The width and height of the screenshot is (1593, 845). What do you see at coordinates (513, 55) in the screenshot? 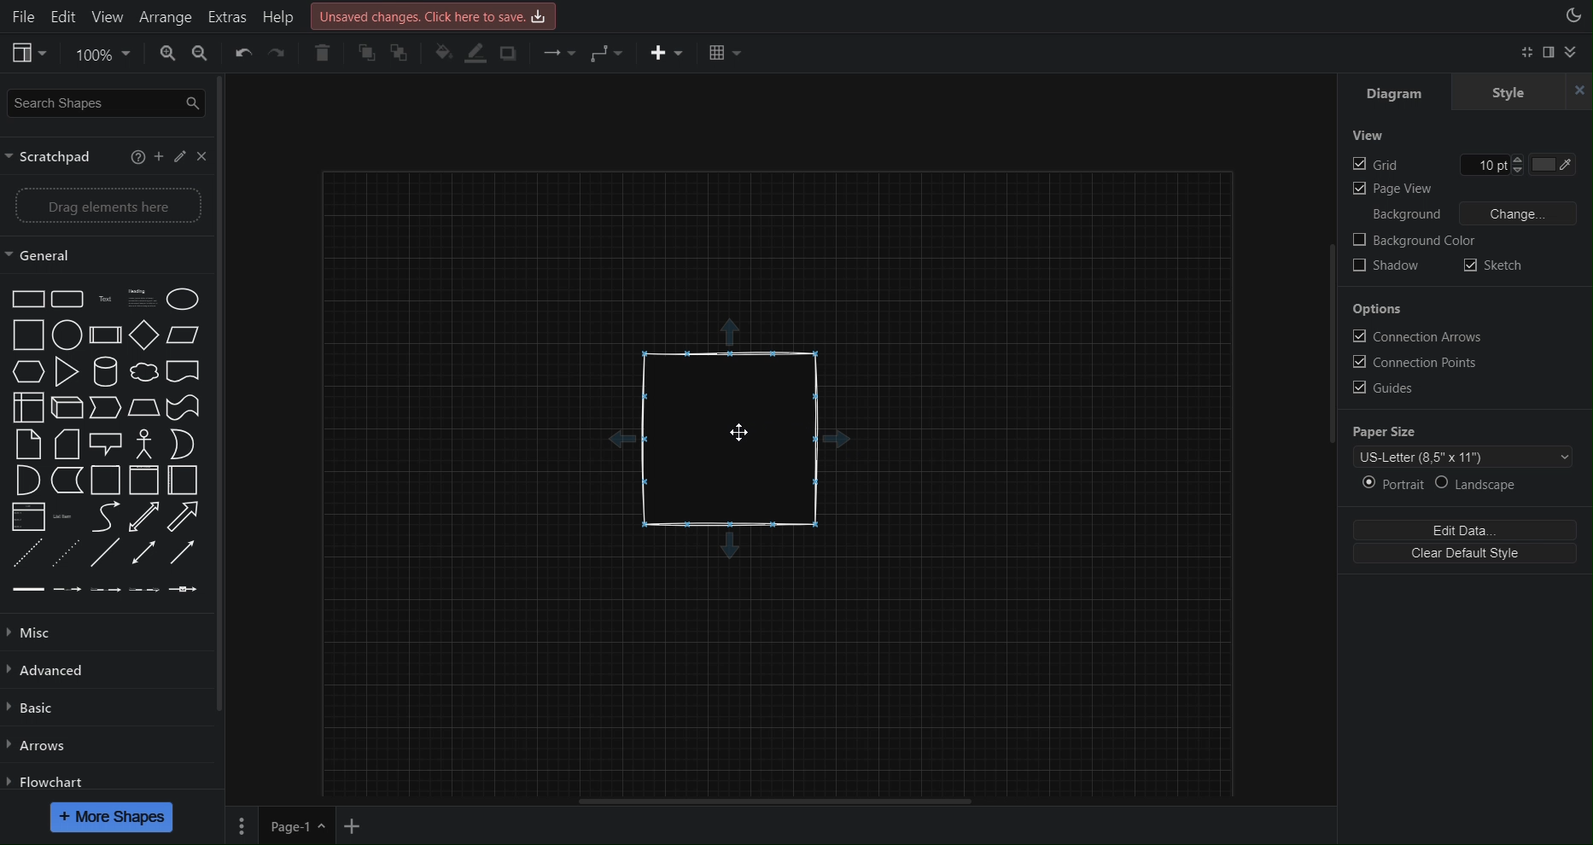
I see `Shadow` at bounding box center [513, 55].